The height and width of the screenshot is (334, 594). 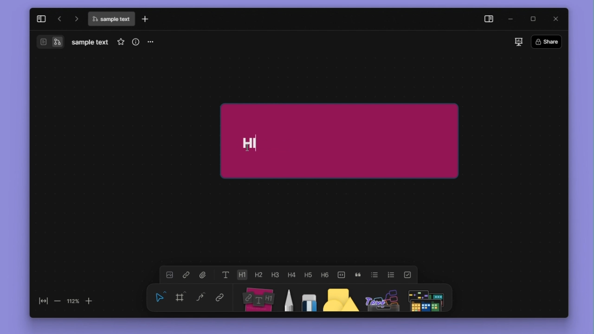 What do you see at coordinates (41, 19) in the screenshot?
I see `collapse sidebar` at bounding box center [41, 19].